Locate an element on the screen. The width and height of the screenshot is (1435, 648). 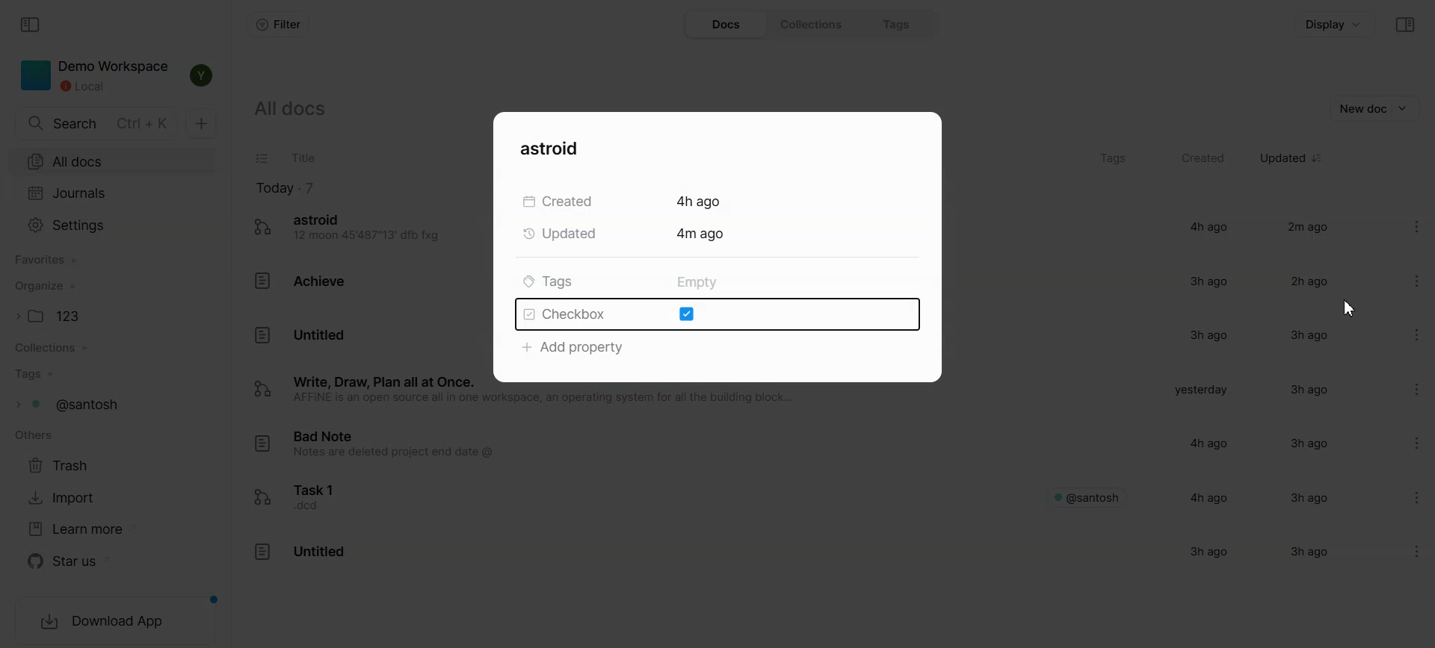
Demo Workspace is located at coordinates (93, 76).